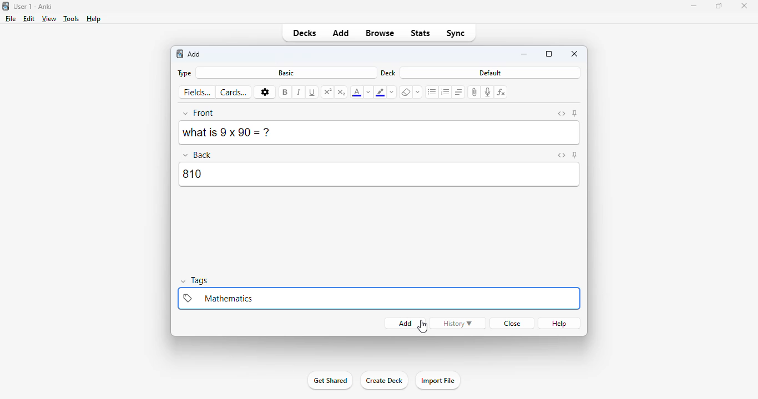 This screenshot has height=399, width=758. What do you see at coordinates (406, 92) in the screenshot?
I see `remove formatting` at bounding box center [406, 92].